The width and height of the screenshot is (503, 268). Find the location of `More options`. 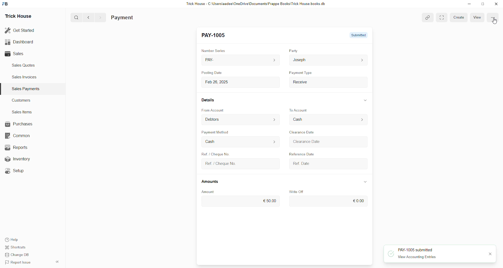

More options is located at coordinates (441, 18).